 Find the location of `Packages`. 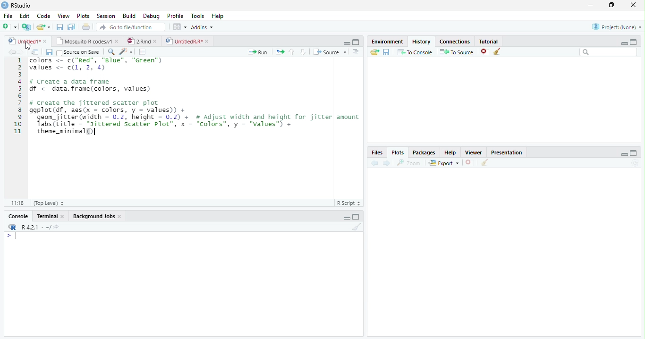

Packages is located at coordinates (423, 152).